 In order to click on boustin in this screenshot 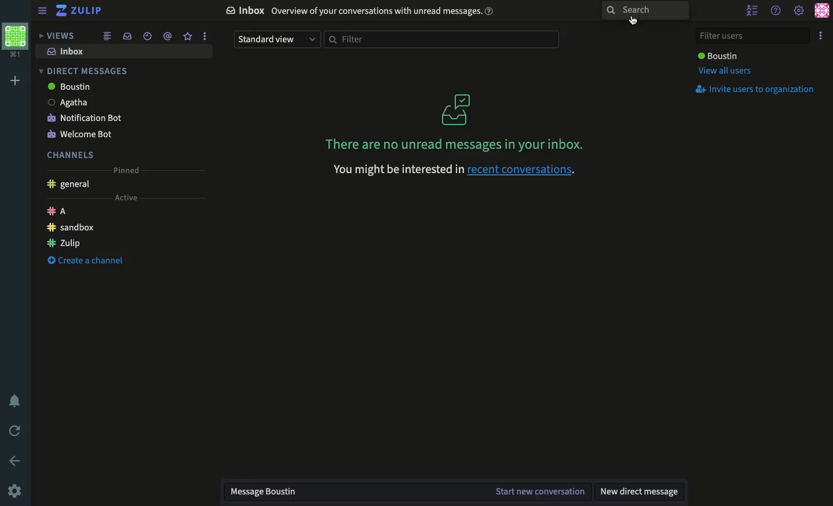, I will do `click(77, 88)`.